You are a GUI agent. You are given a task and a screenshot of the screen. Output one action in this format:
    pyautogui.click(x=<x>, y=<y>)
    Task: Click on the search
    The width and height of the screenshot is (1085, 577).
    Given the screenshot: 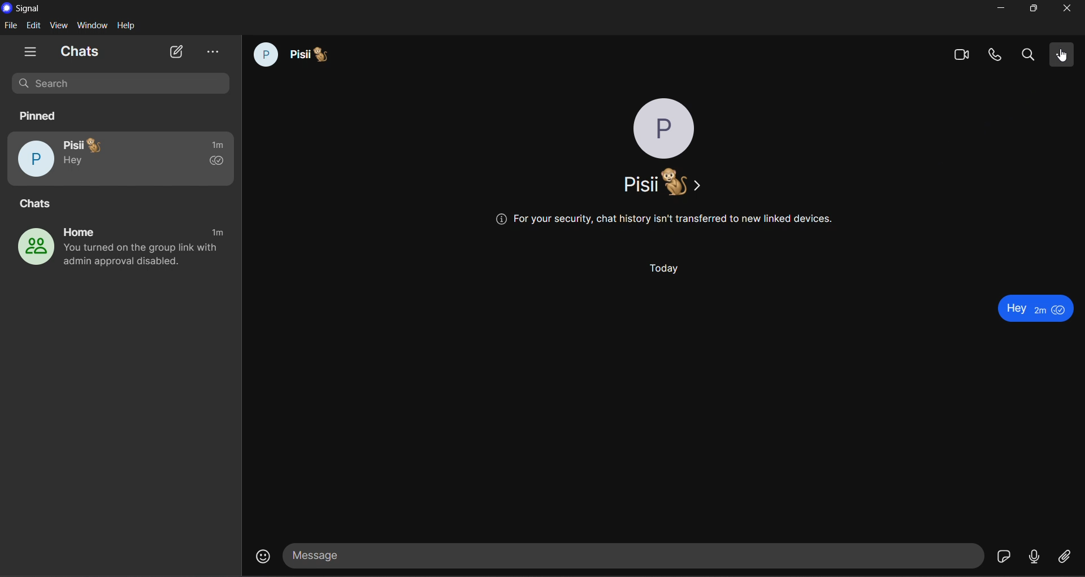 What is the action you would take?
    pyautogui.click(x=1030, y=55)
    